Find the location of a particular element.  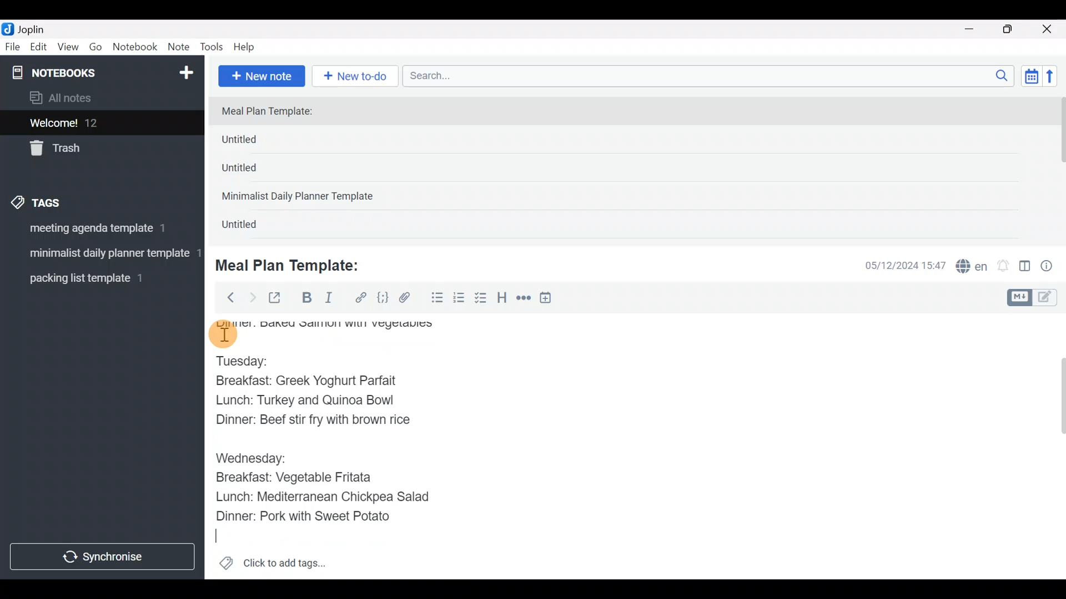

Set alarm is located at coordinates (1004, 267).